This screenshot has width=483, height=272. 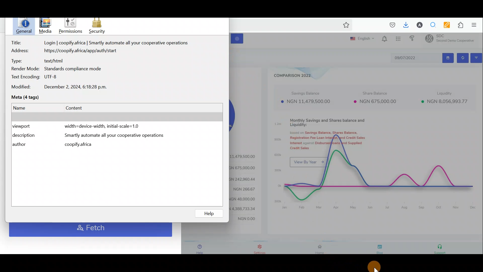 I want to click on Dashboard with charts, so click(x=357, y=145).